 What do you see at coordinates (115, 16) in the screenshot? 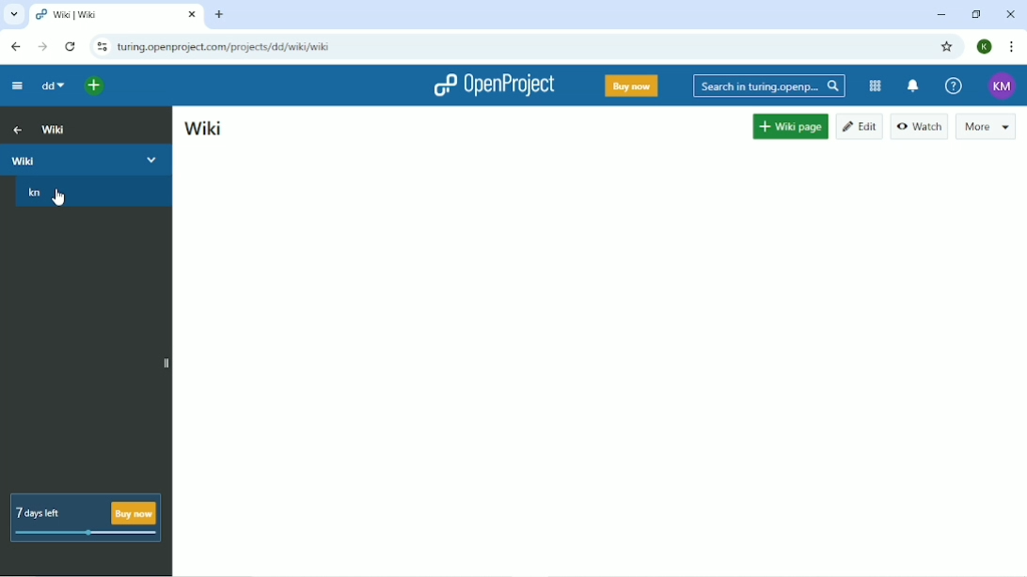
I see `Current tab` at bounding box center [115, 16].